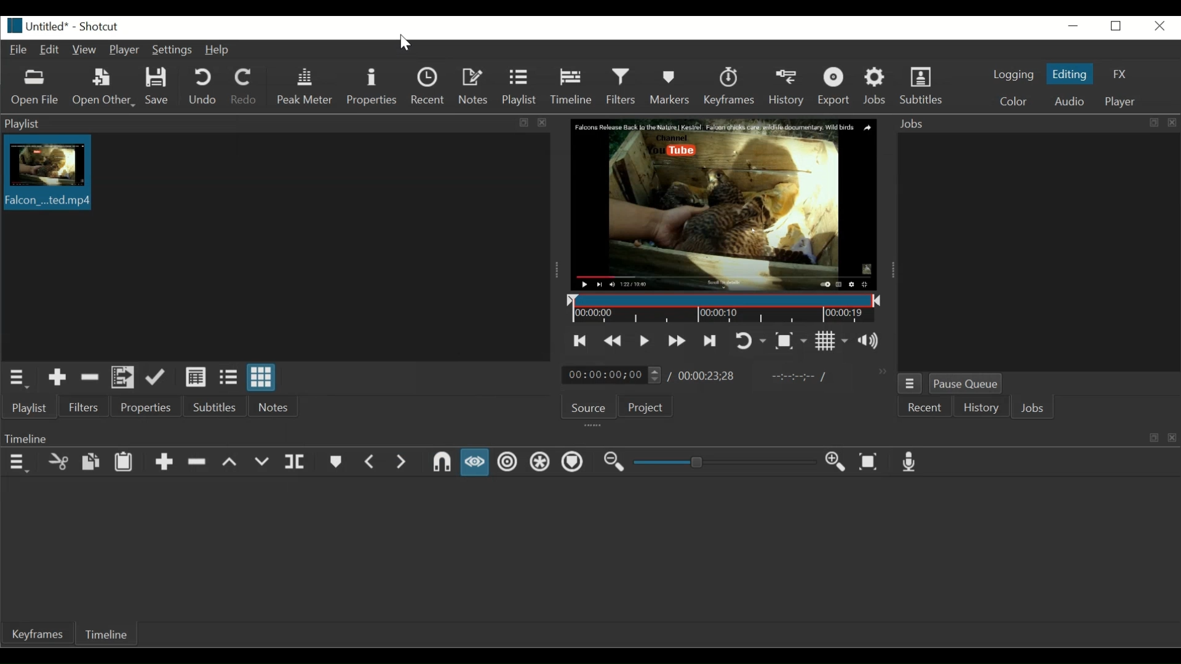 The width and height of the screenshot is (1181, 664). I want to click on Toggle player looping, so click(750, 340).